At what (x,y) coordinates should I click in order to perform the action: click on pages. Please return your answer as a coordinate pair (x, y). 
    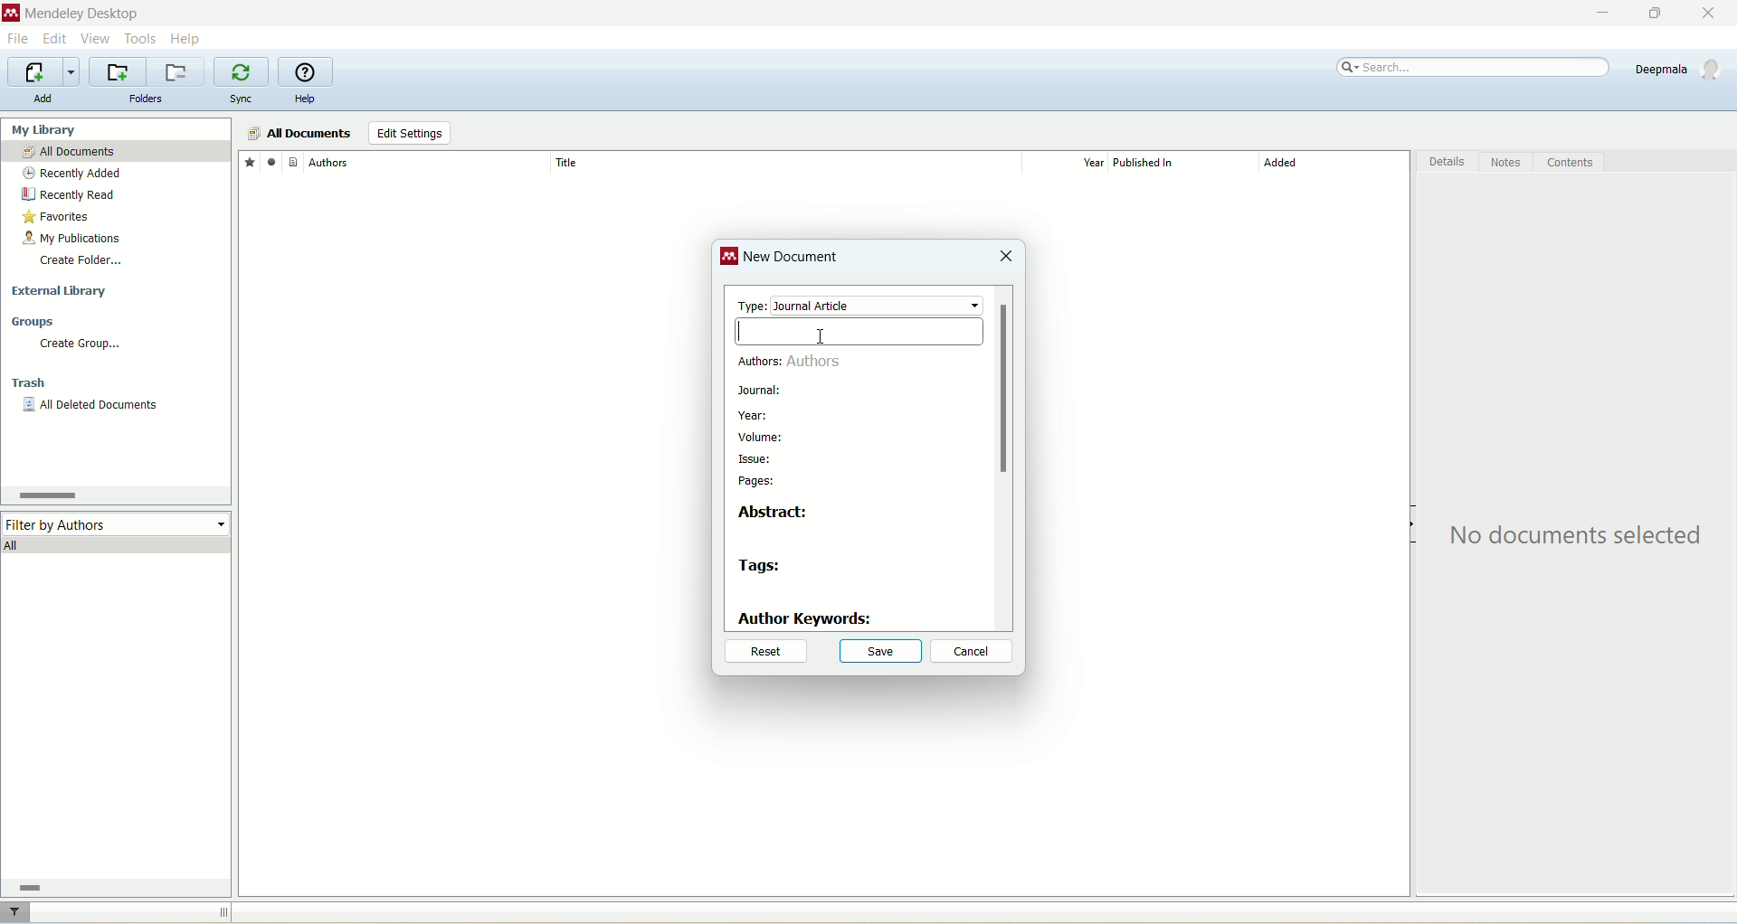
    Looking at the image, I should click on (759, 482).